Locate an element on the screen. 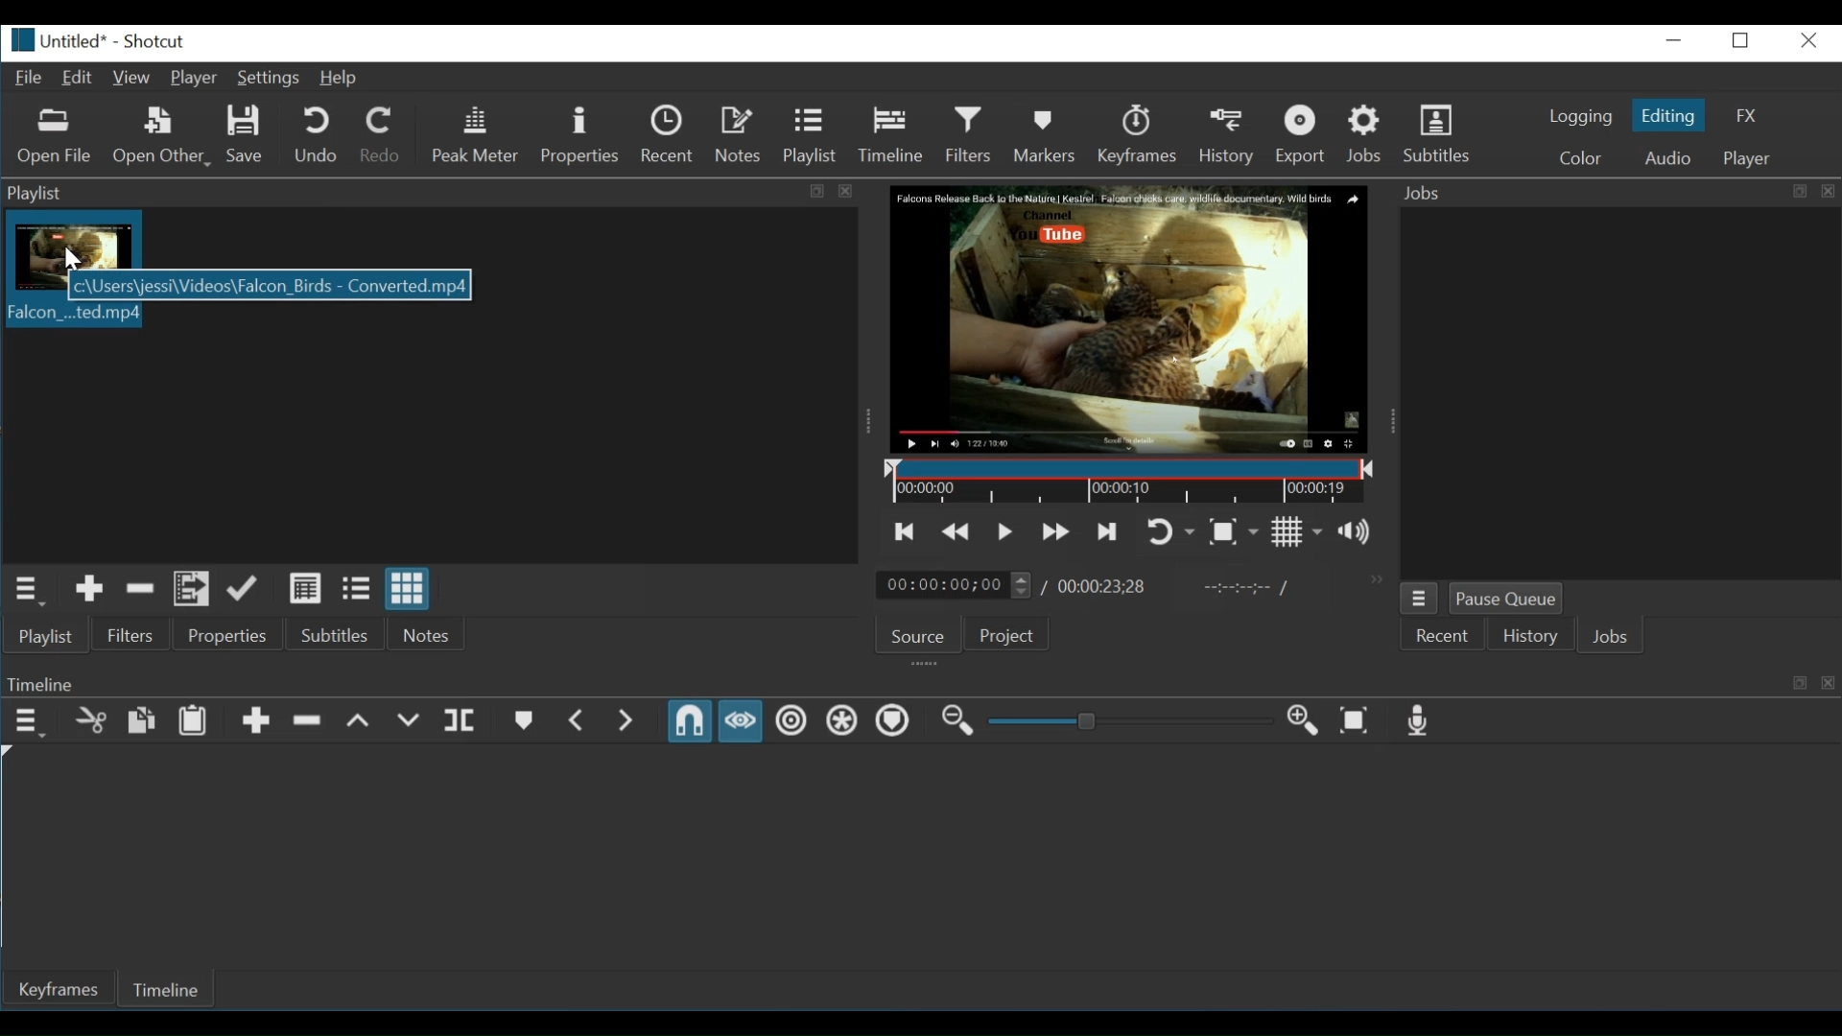  File is located at coordinates (26, 76).